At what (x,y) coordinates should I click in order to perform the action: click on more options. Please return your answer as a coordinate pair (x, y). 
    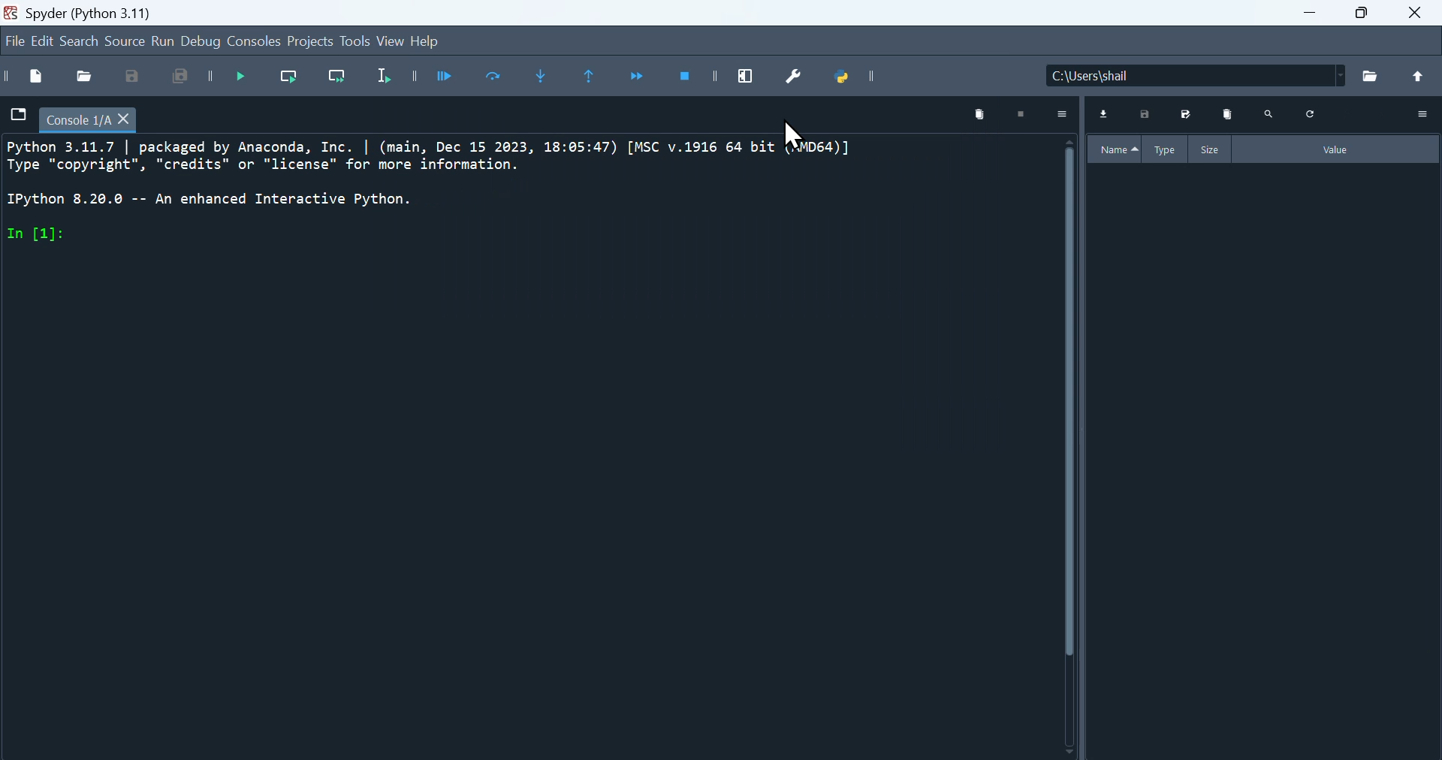
    Looking at the image, I should click on (1067, 114).